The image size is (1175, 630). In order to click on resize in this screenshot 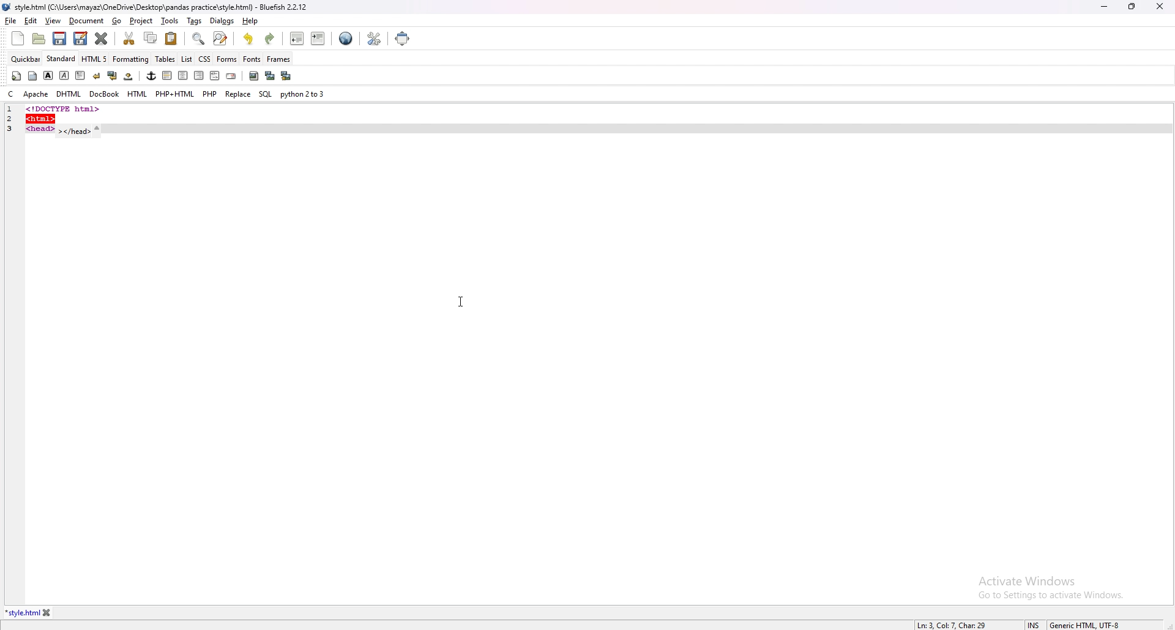, I will do `click(1132, 6)`.